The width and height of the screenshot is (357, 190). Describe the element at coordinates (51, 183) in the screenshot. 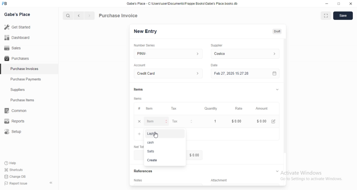

I see `Collapse` at that location.